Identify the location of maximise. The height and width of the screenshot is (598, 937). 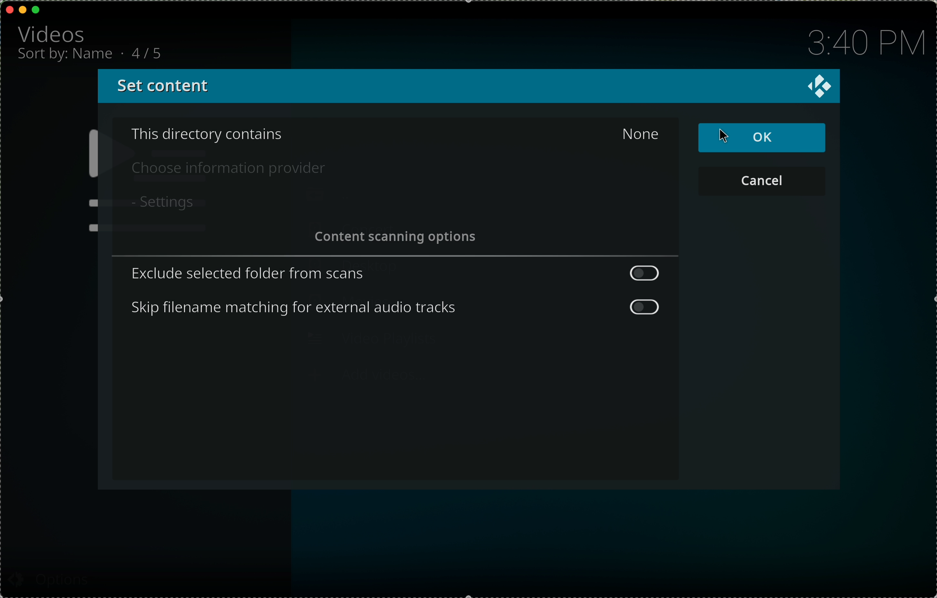
(37, 10).